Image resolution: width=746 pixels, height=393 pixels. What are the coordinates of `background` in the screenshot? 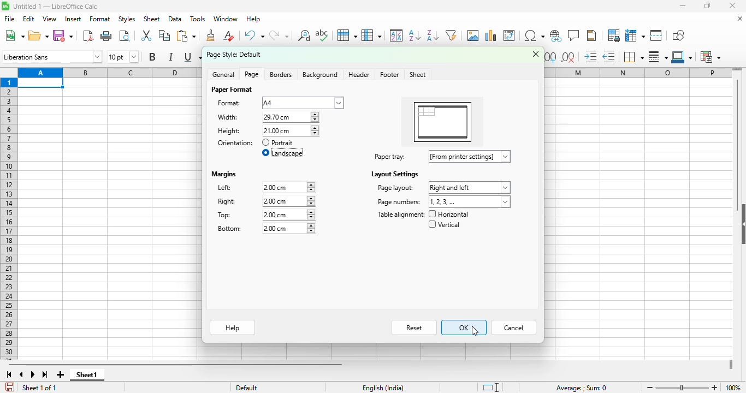 It's located at (321, 75).